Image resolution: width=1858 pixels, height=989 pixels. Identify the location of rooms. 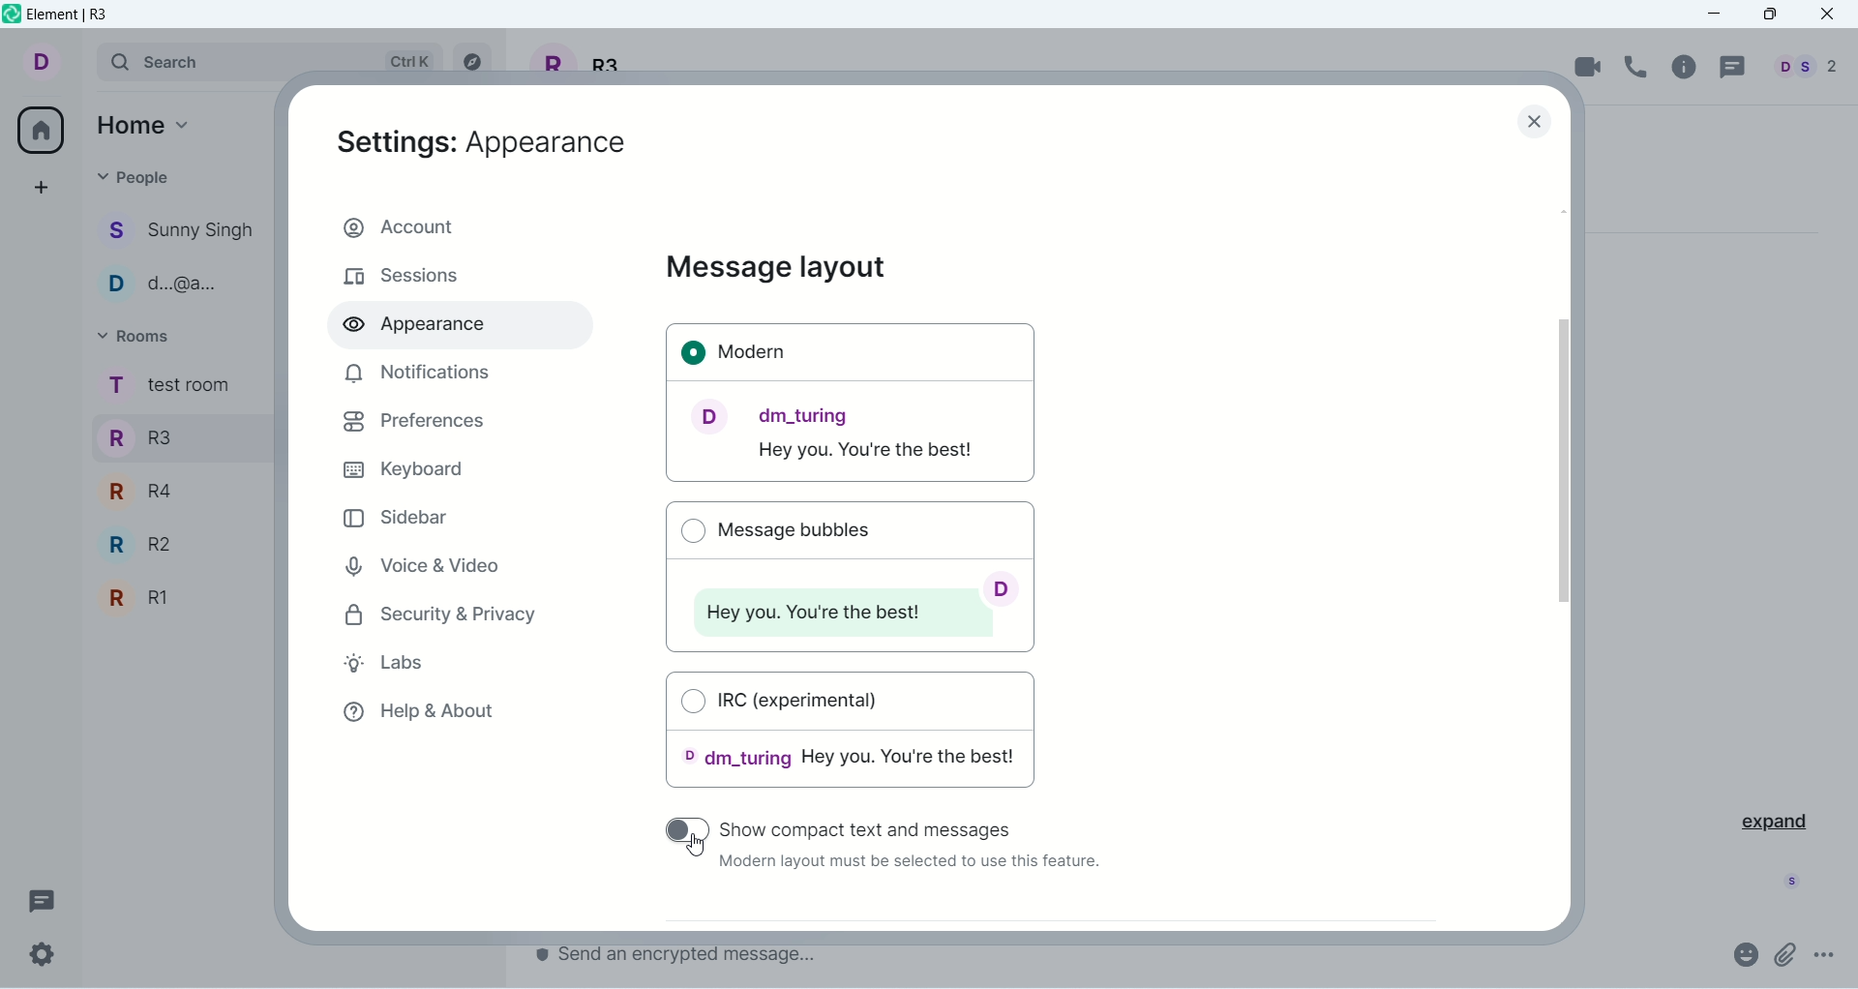
(137, 336).